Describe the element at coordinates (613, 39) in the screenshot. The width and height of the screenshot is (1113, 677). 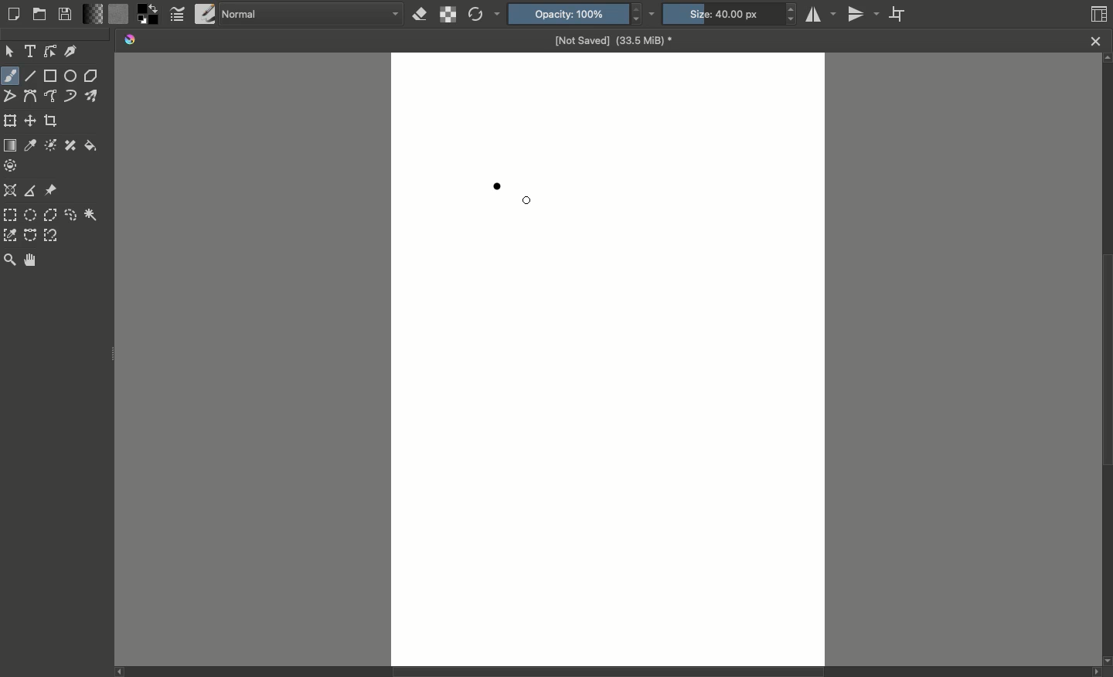
I see `Not saved (33.5 MiB)` at that location.